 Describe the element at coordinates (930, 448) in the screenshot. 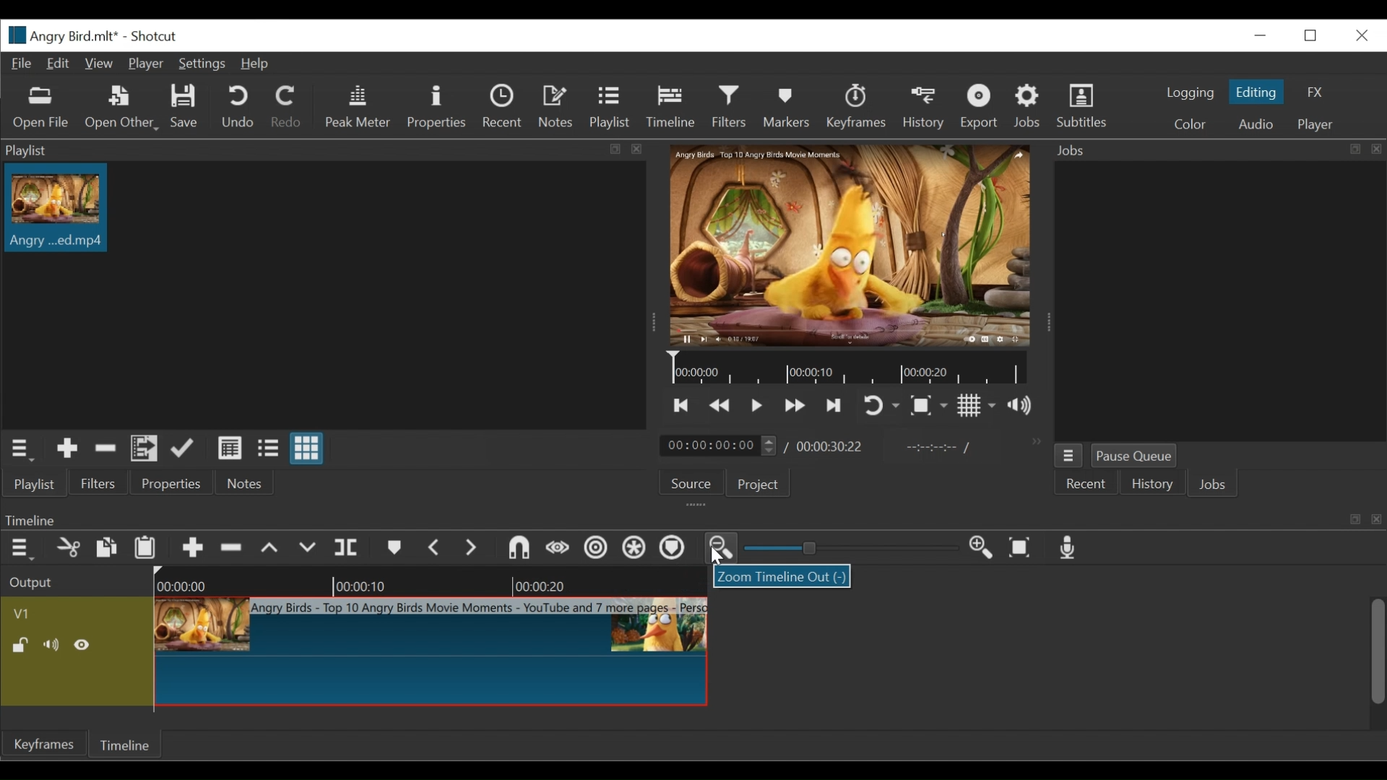

I see `In point` at that location.